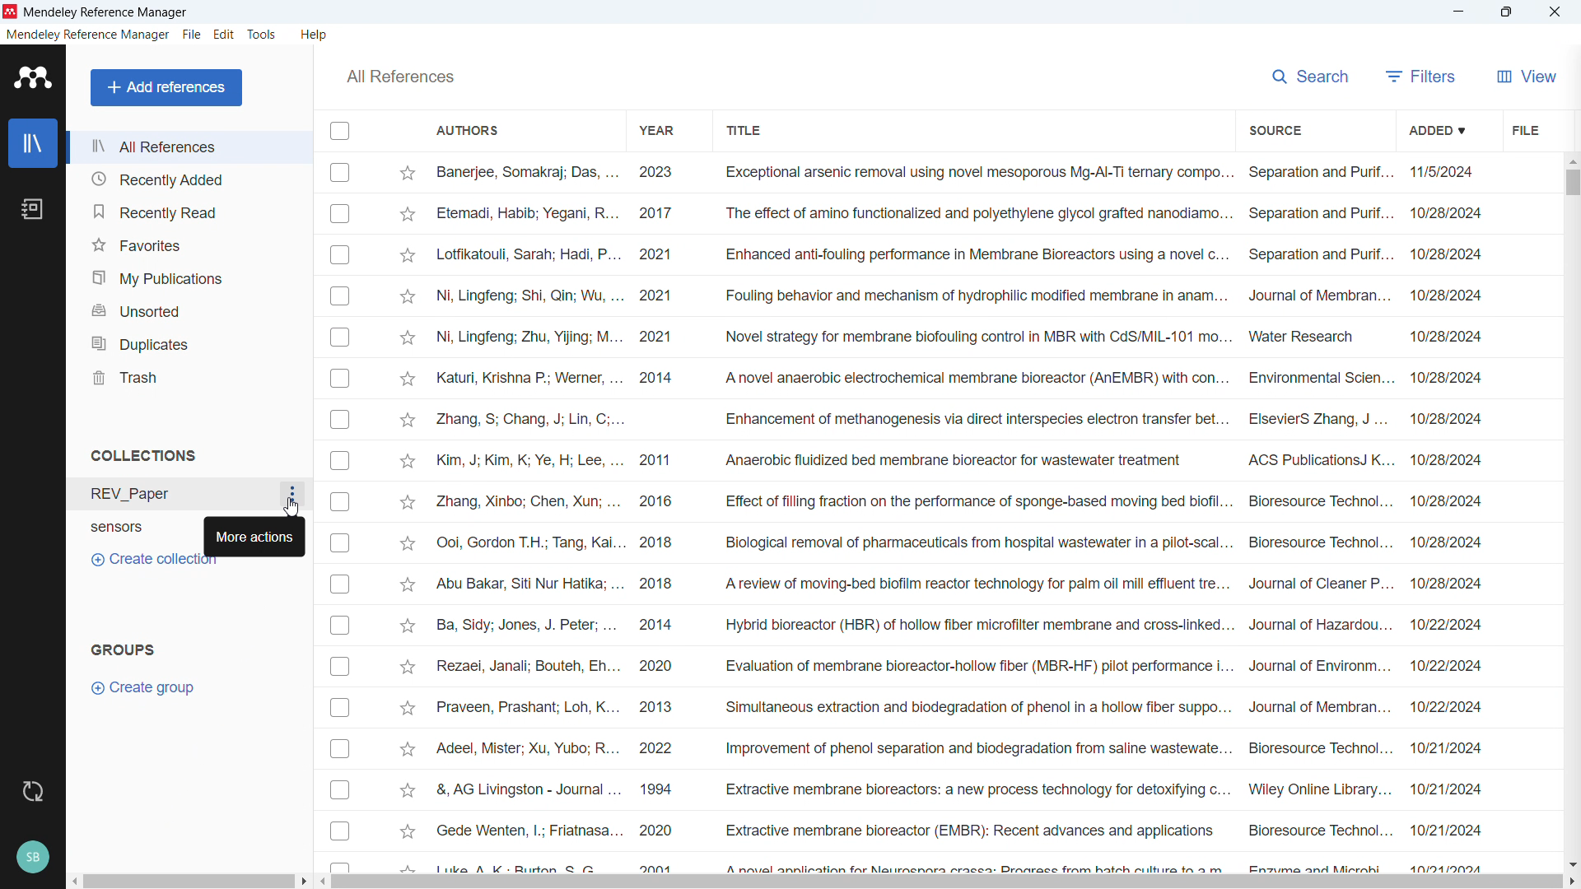 The height and width of the screenshot is (889, 1581). What do you see at coordinates (340, 214) in the screenshot?
I see `Select respective publication` at bounding box center [340, 214].